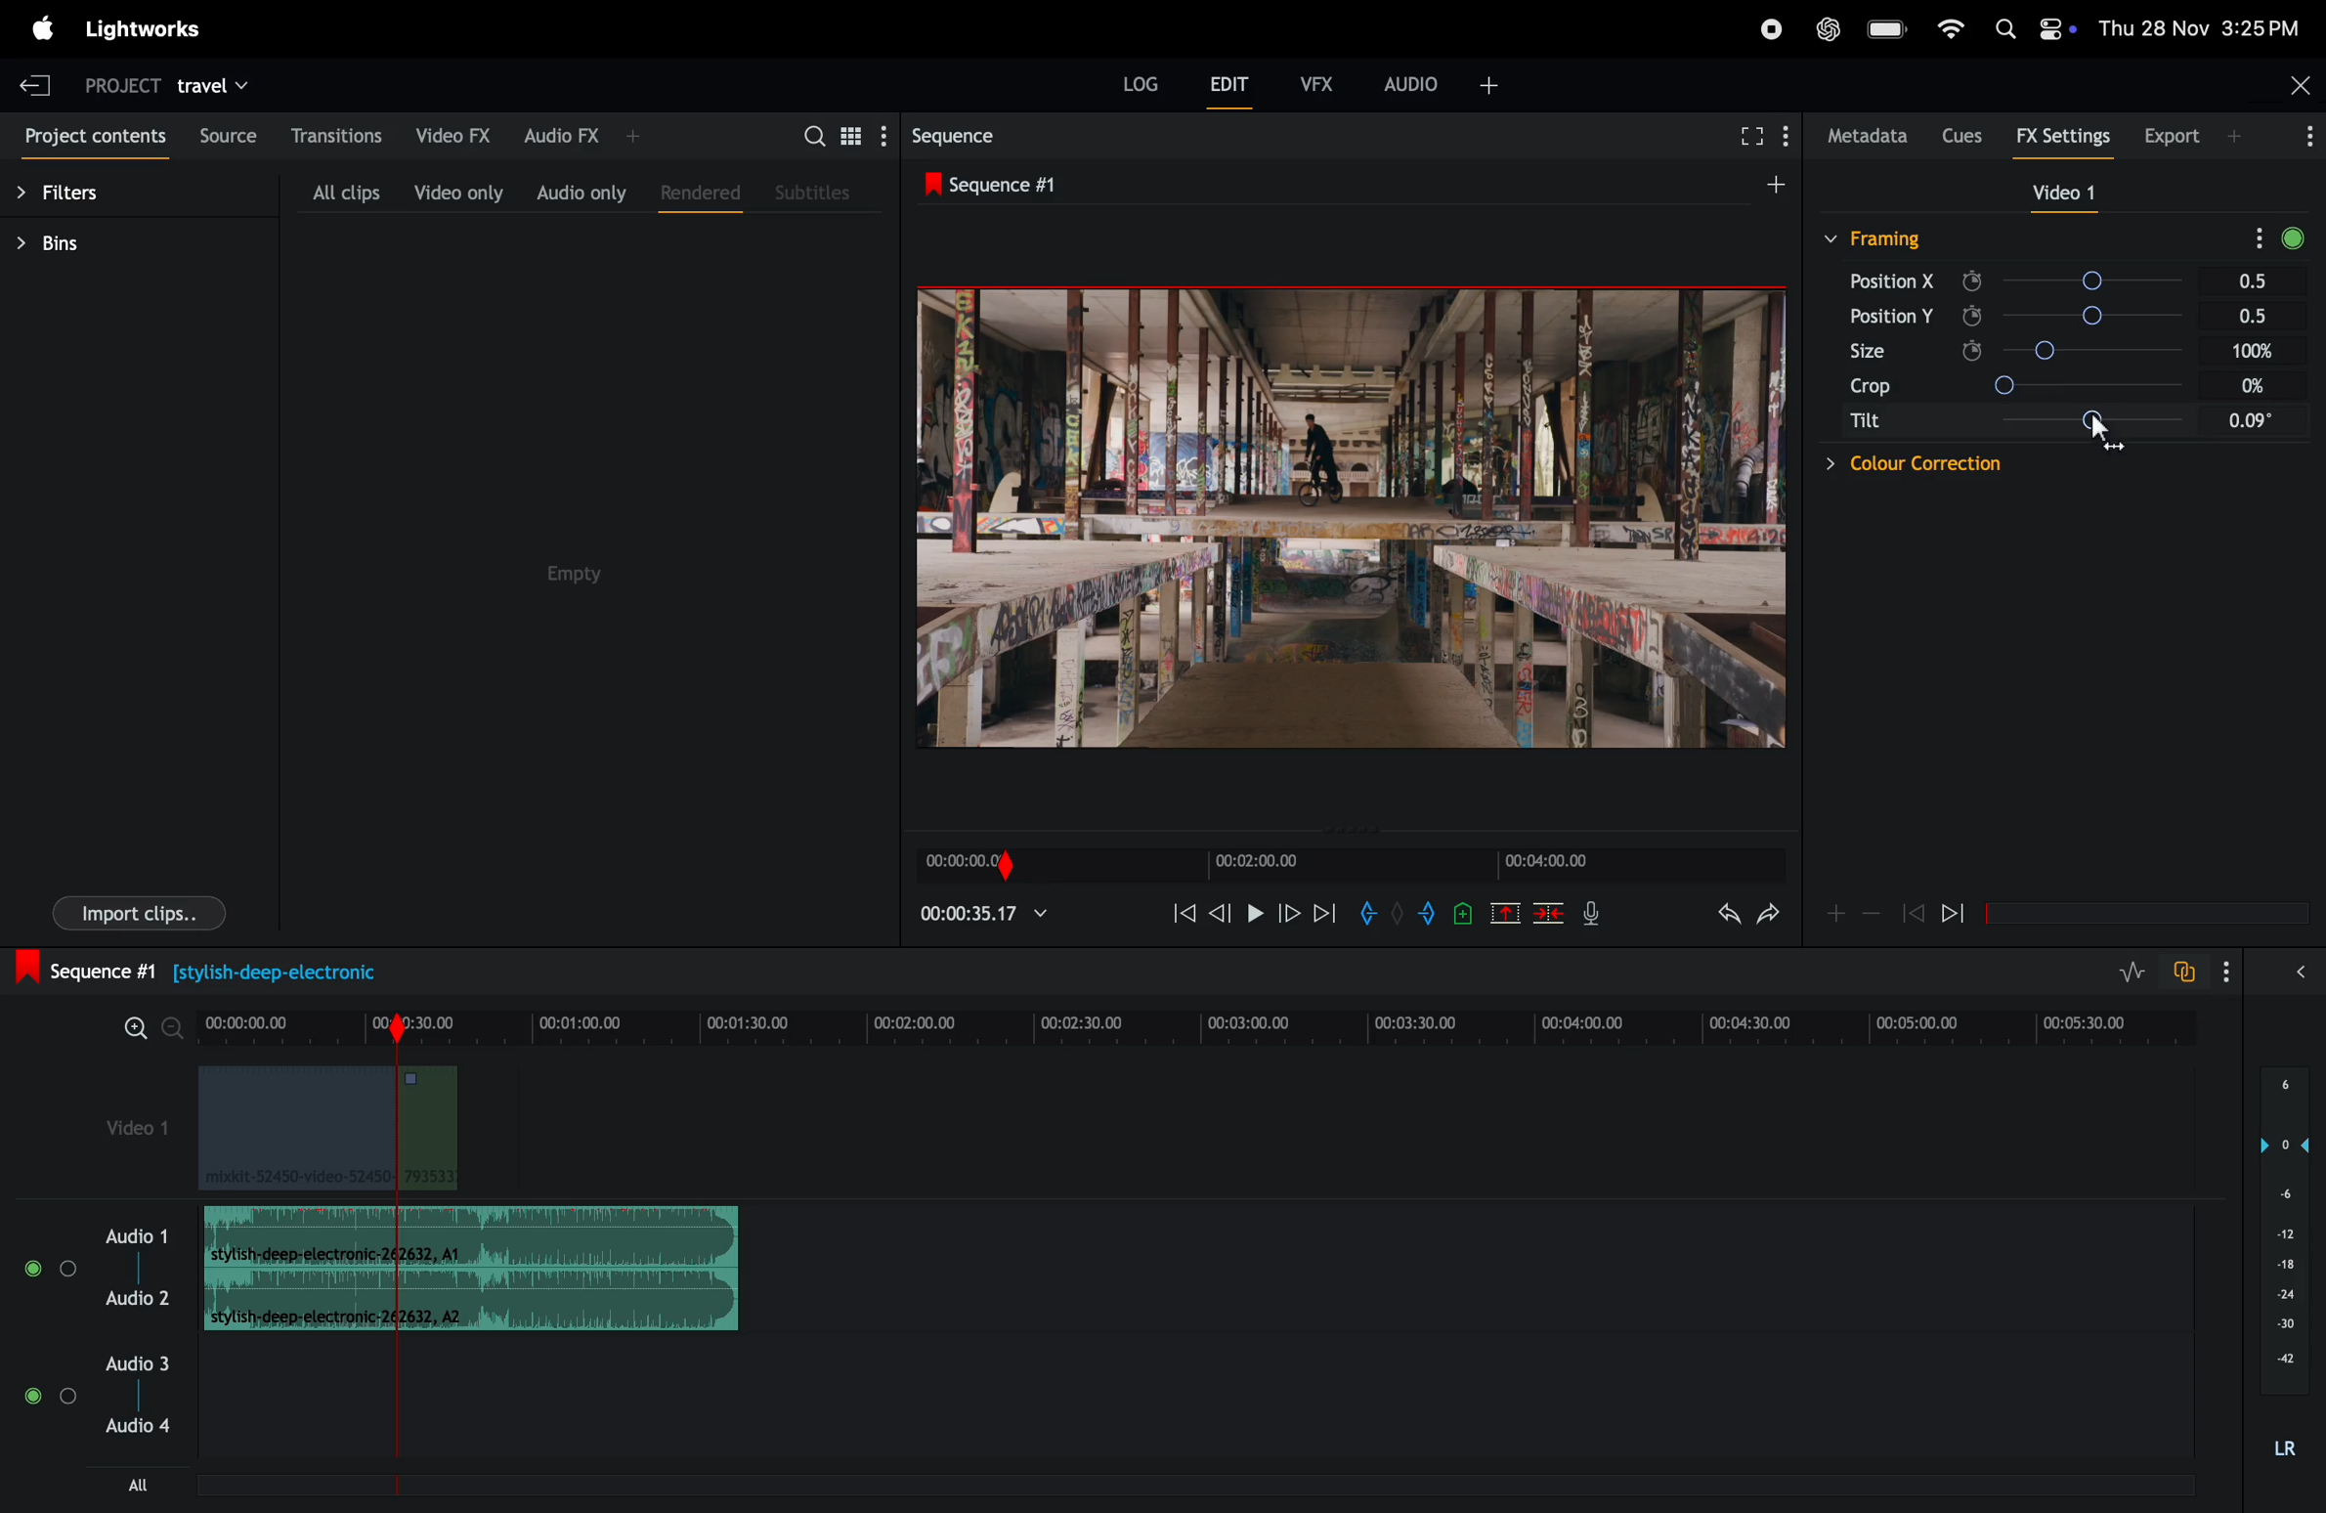 This screenshot has height=1513, width=2326. Describe the element at coordinates (240, 969) in the screenshot. I see `sequence 1` at that location.